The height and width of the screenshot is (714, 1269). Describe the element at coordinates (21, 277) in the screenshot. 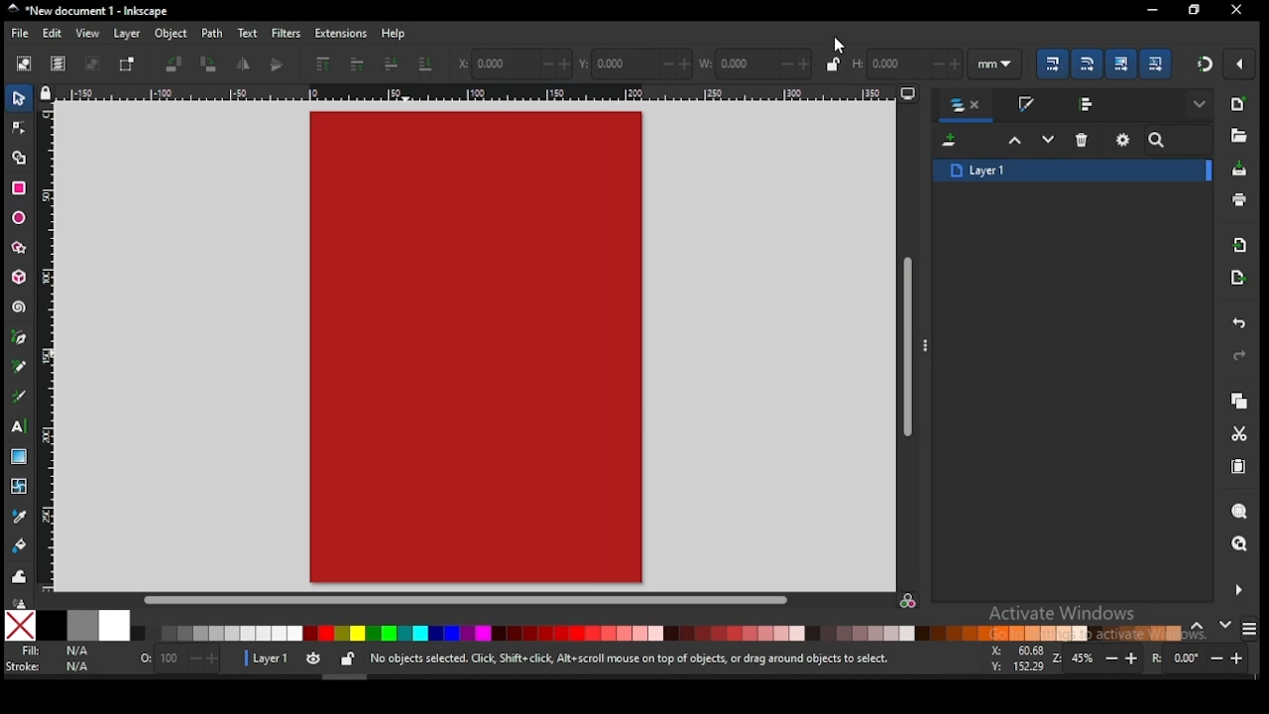

I see `3D box tool` at that location.